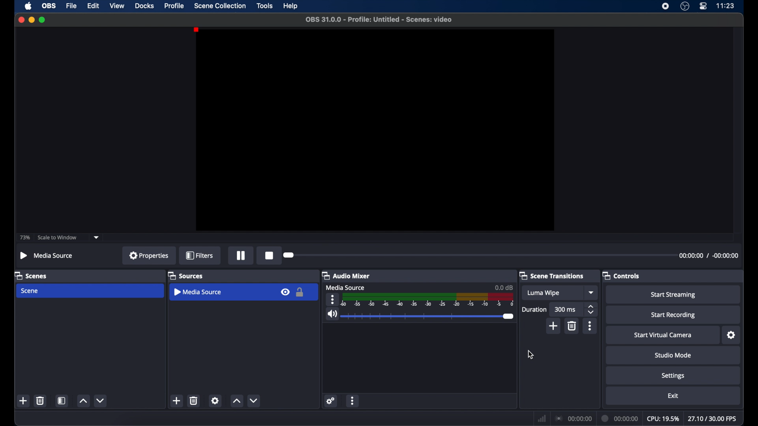  I want to click on sources, so click(185, 275).